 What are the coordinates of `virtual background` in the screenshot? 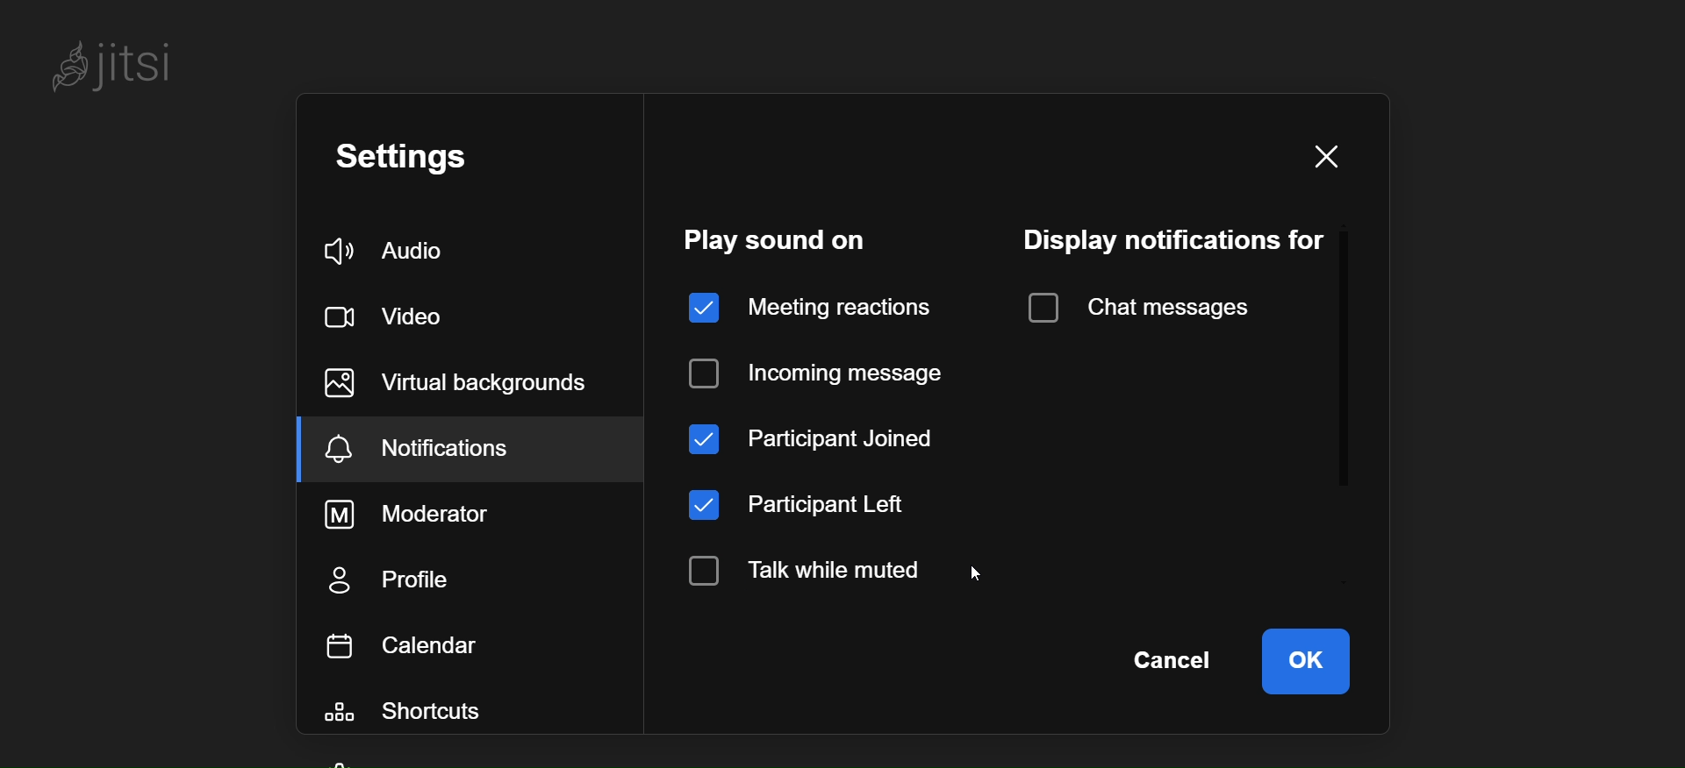 It's located at (458, 386).